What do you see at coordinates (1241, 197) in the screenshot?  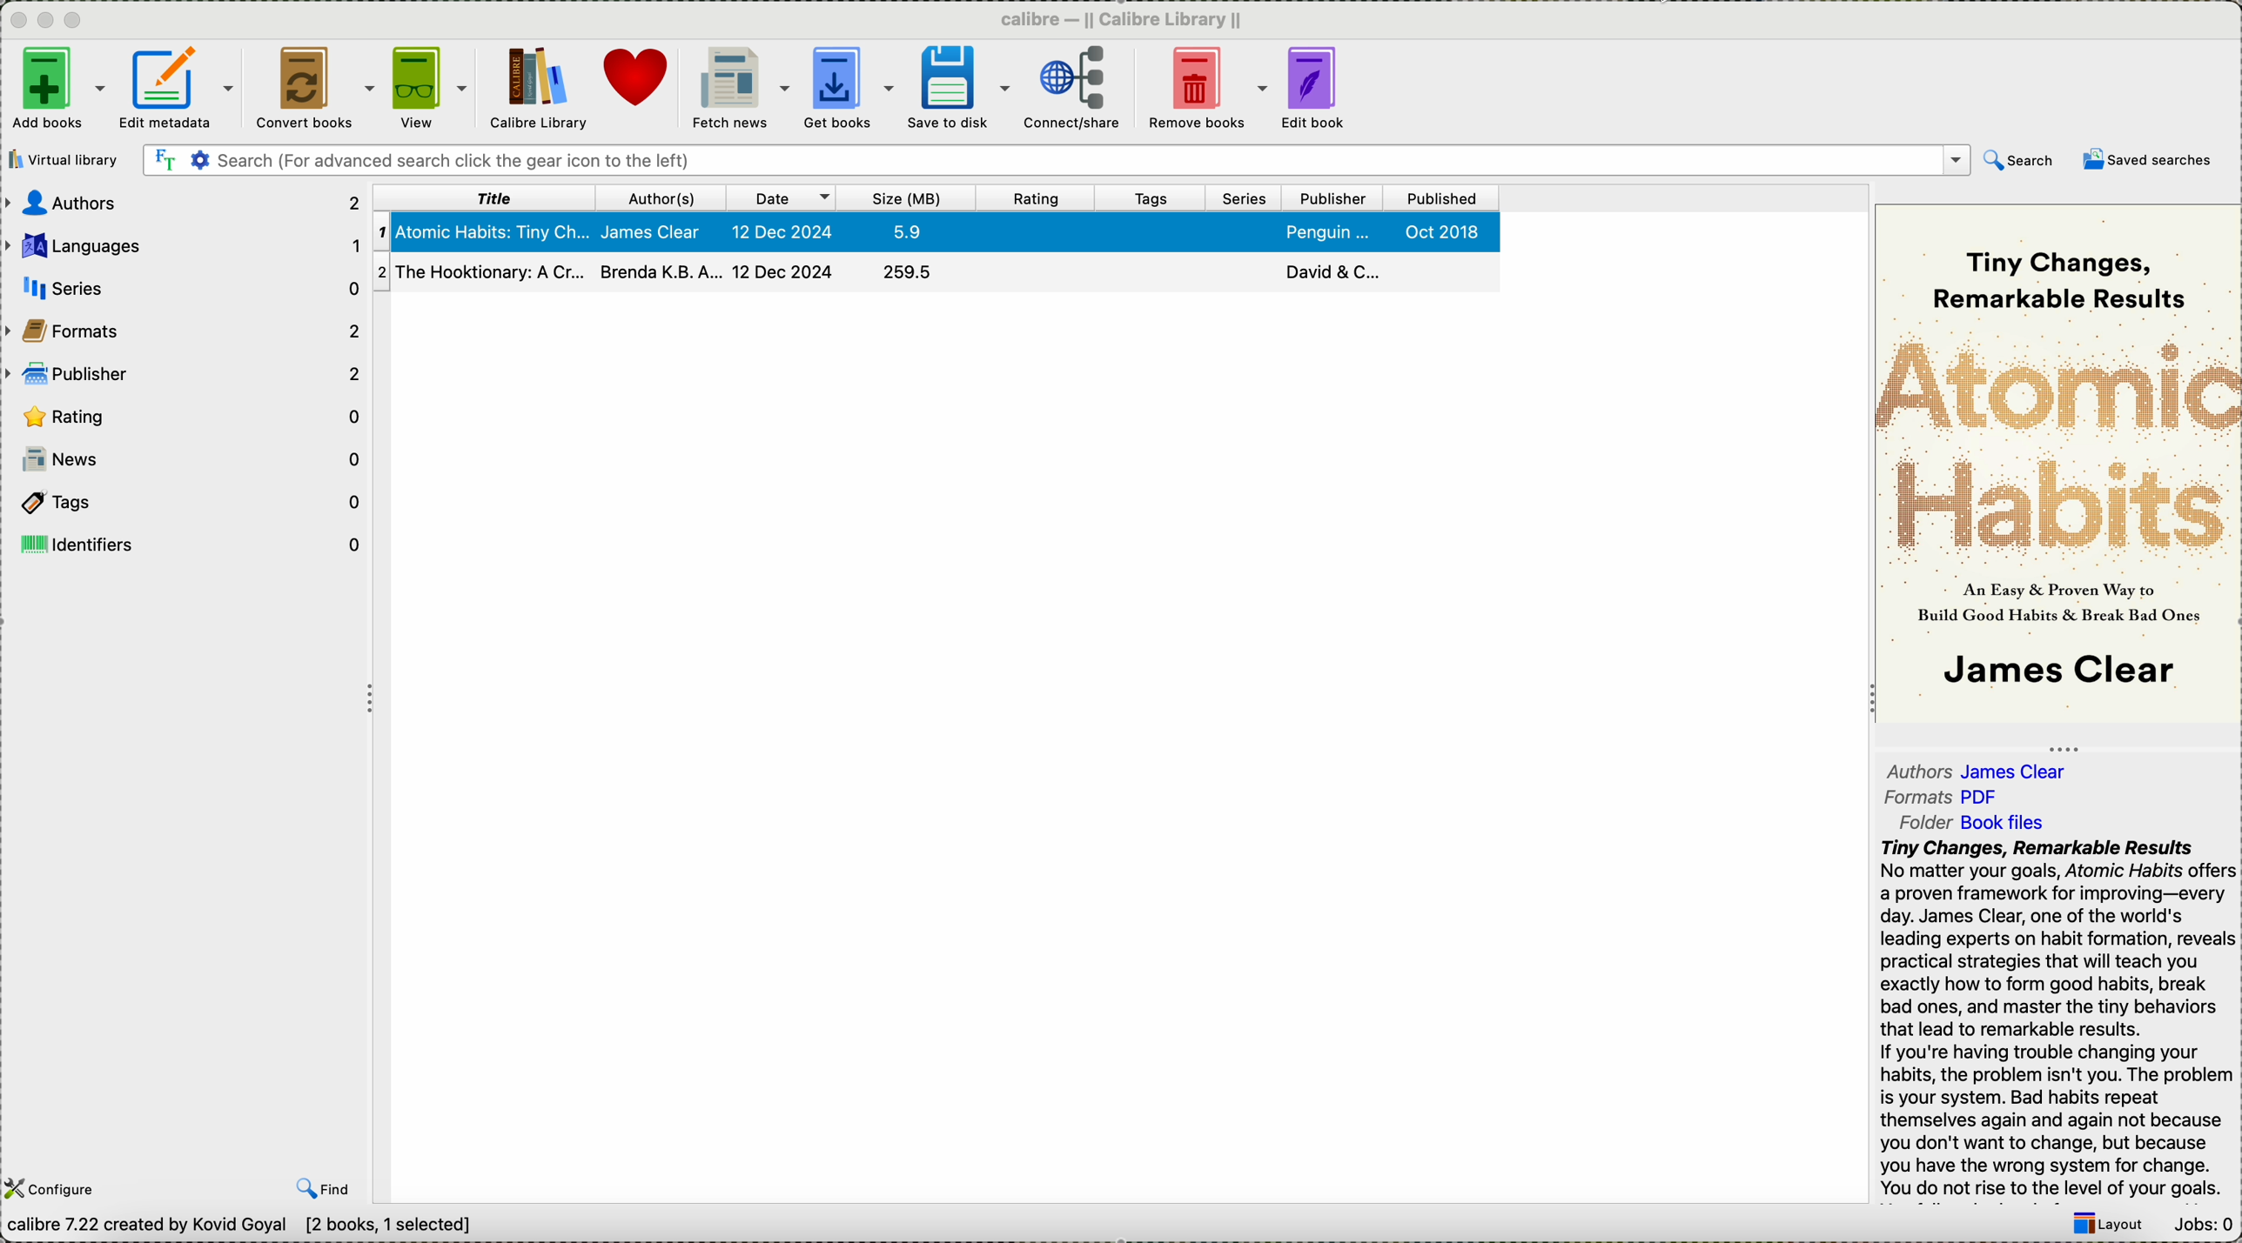 I see `series` at bounding box center [1241, 197].